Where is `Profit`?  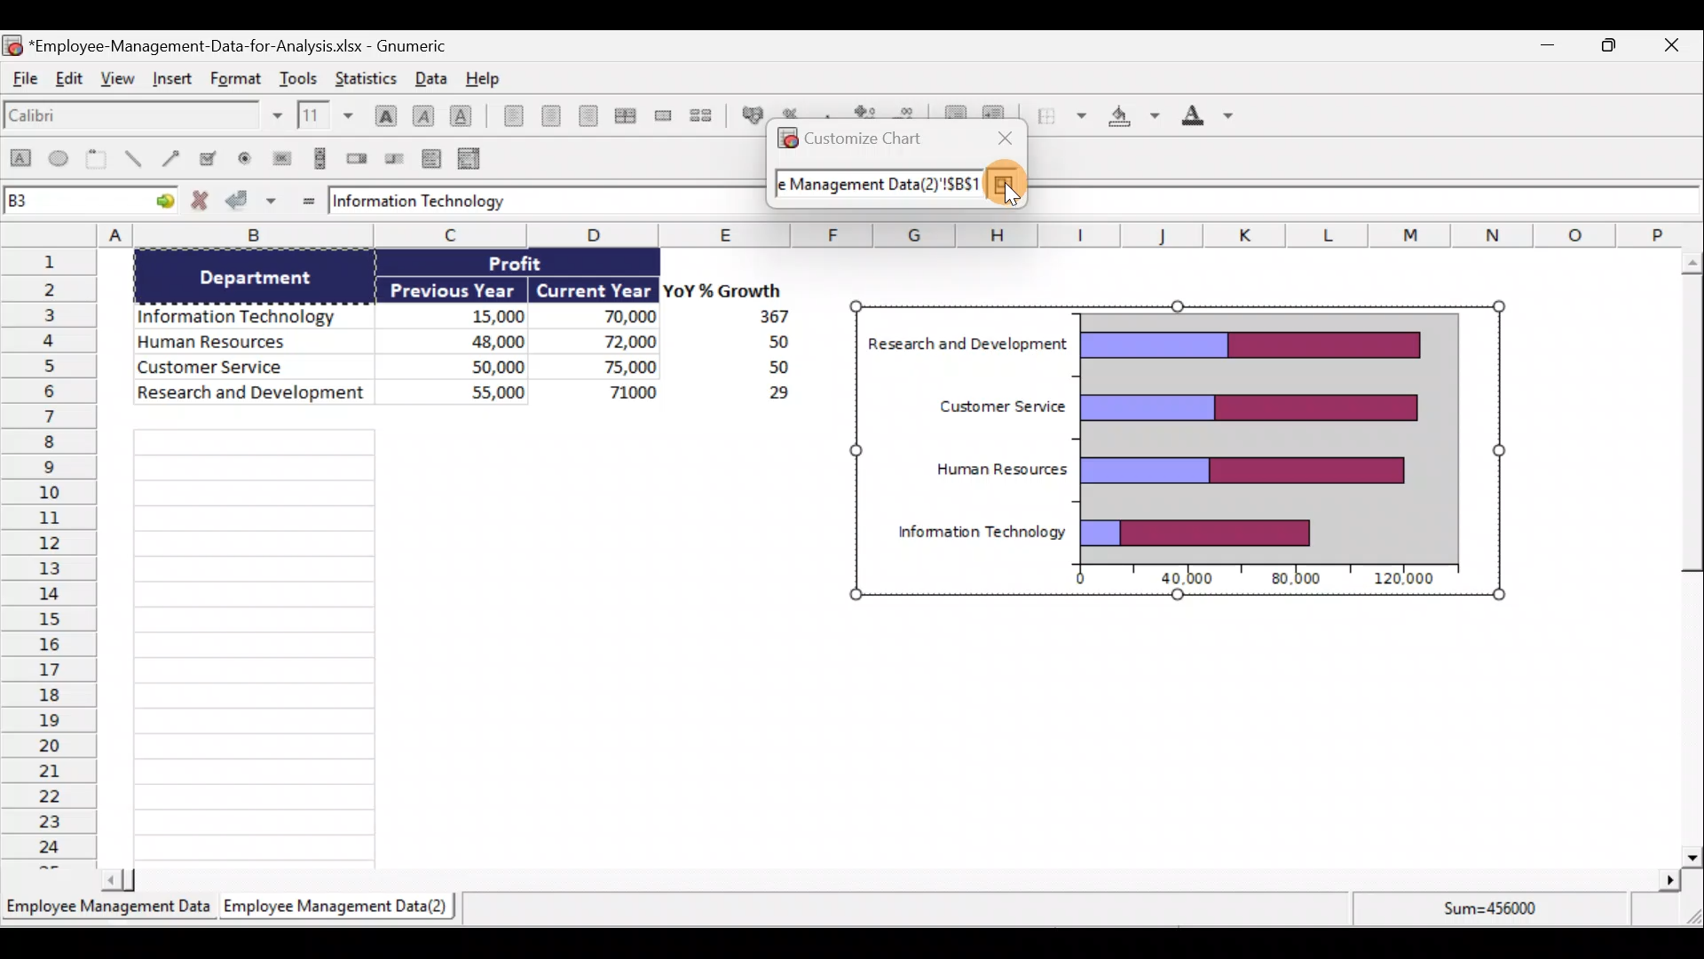 Profit is located at coordinates (531, 266).